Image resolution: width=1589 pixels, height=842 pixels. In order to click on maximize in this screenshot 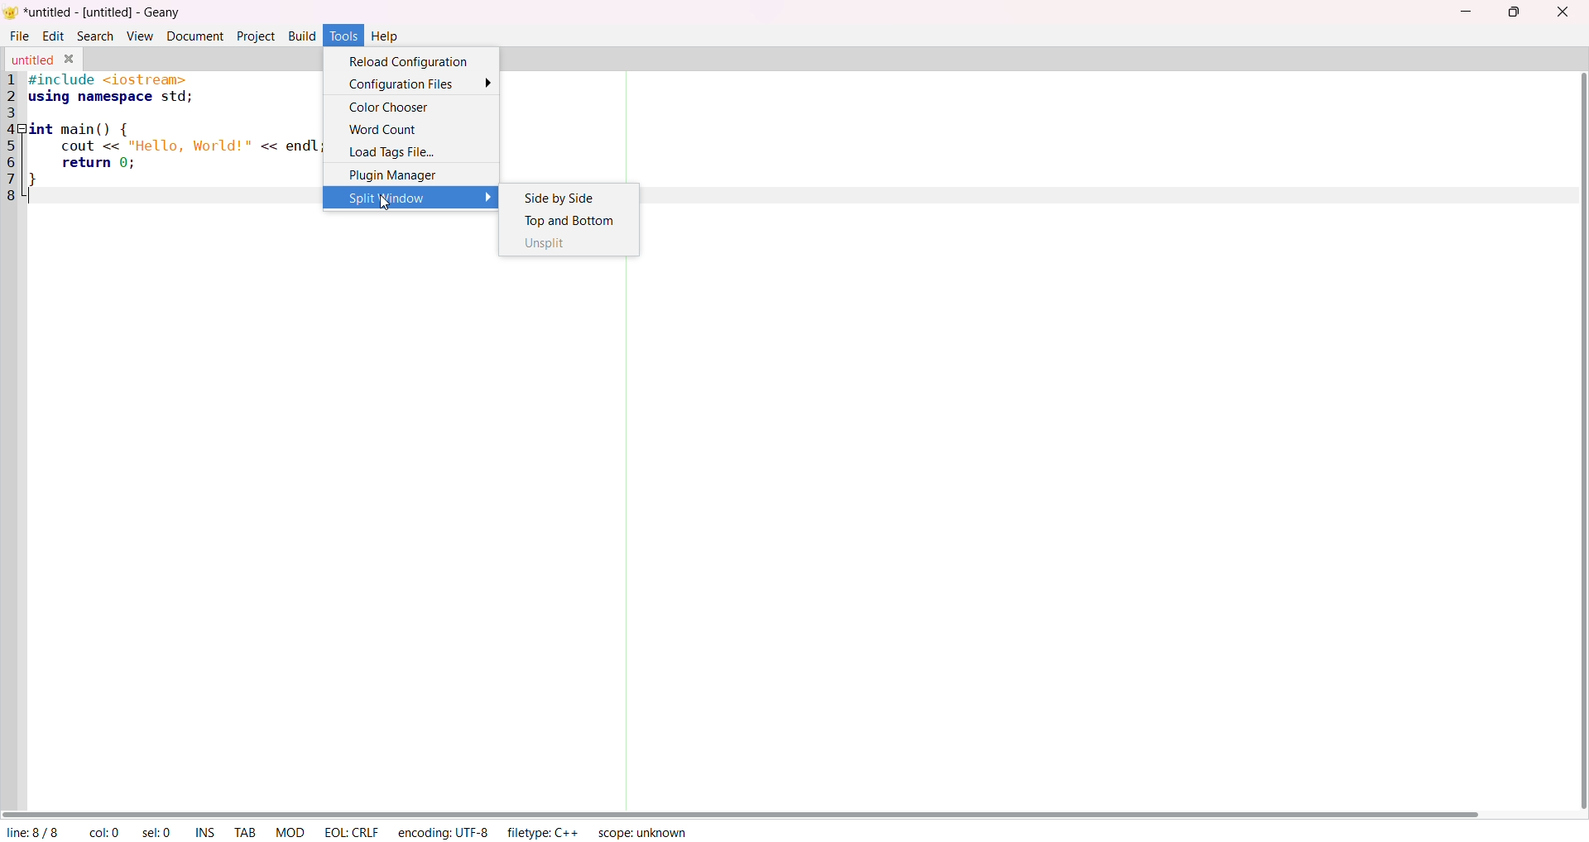, I will do `click(1516, 14)`.